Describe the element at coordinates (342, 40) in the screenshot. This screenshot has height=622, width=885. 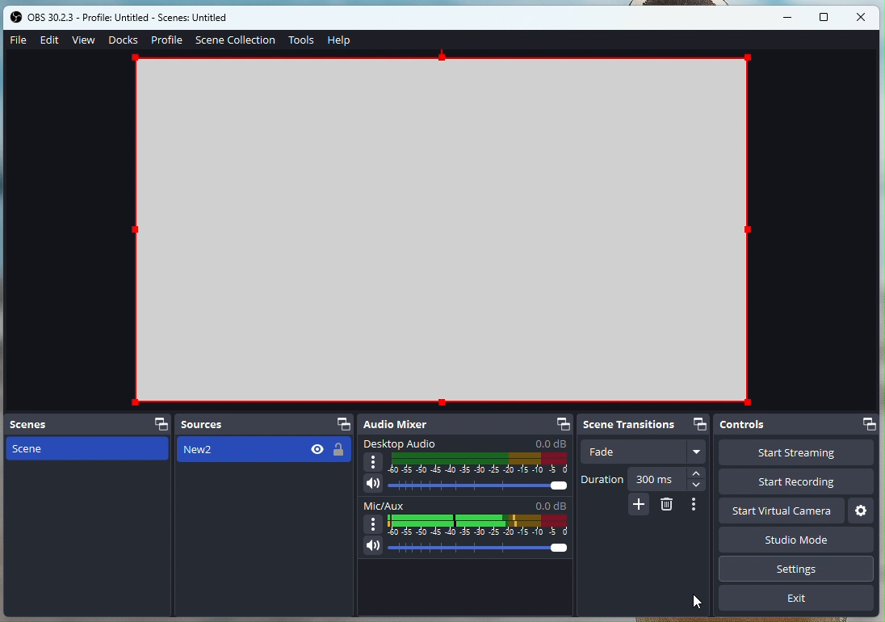
I see `Help` at that location.